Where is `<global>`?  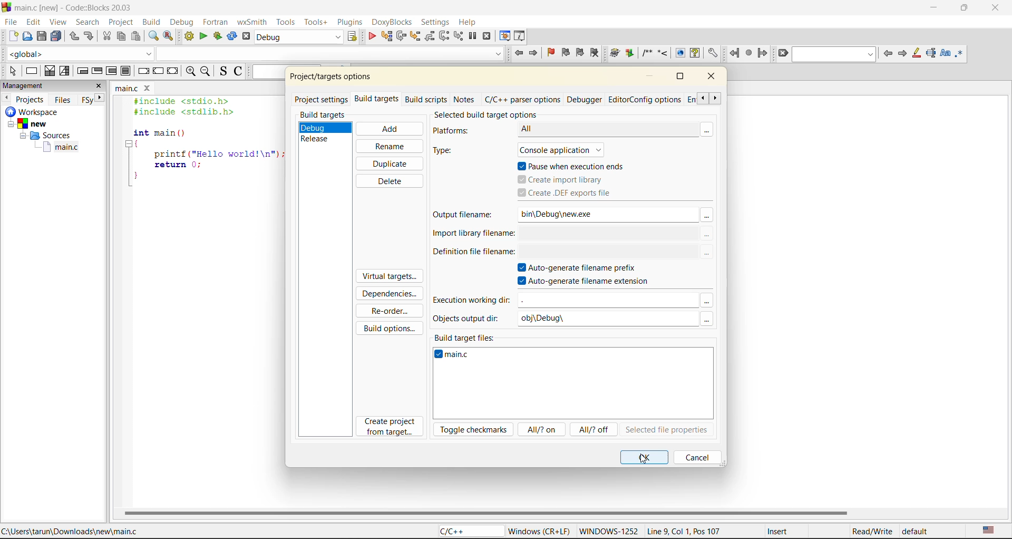
<global> is located at coordinates (80, 53).